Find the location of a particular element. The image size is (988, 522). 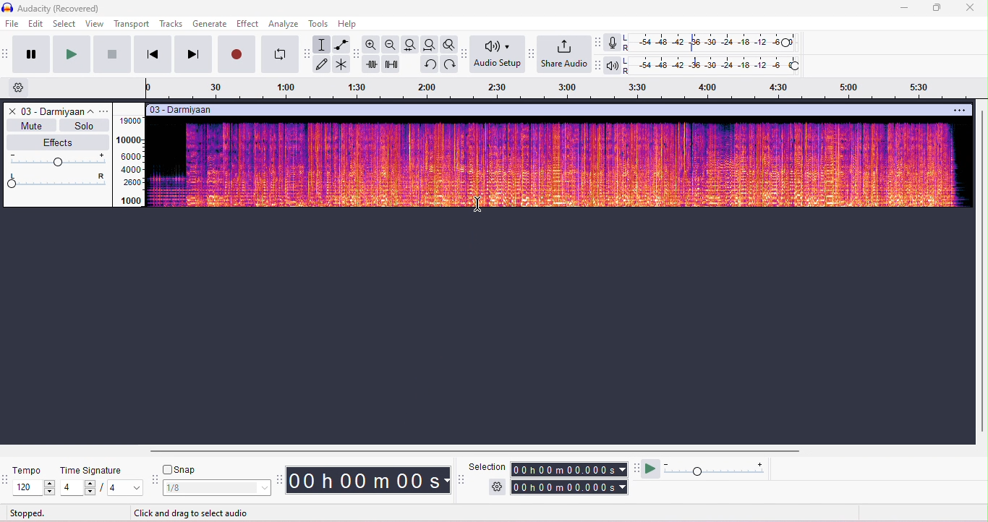

stopped is located at coordinates (29, 513).